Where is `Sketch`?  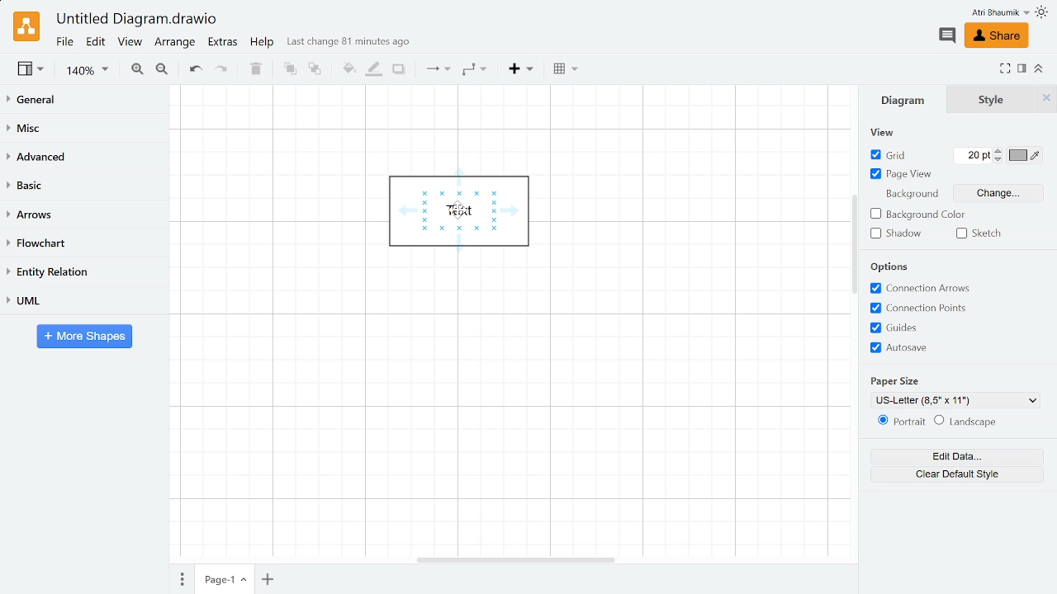
Sketch is located at coordinates (983, 234).